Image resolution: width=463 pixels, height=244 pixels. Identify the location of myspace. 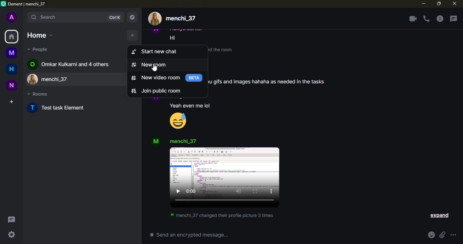
(12, 53).